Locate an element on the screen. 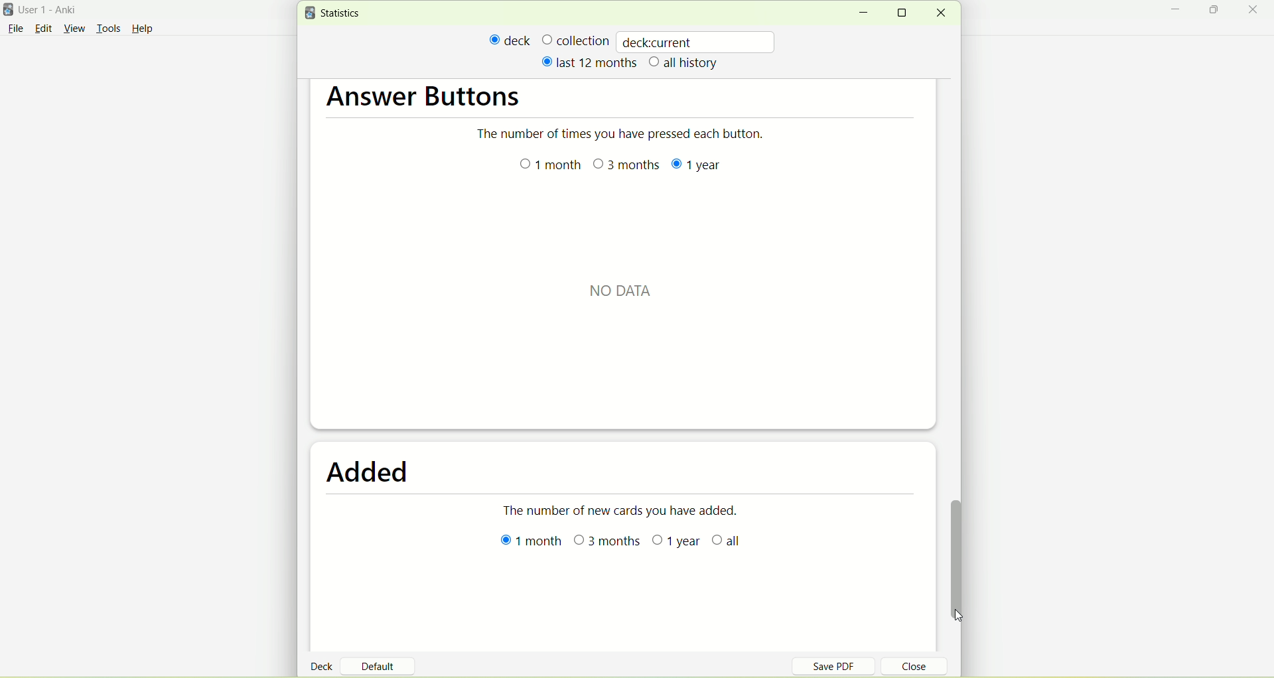 The width and height of the screenshot is (1274, 678). vertical scroll bar is located at coordinates (961, 553).